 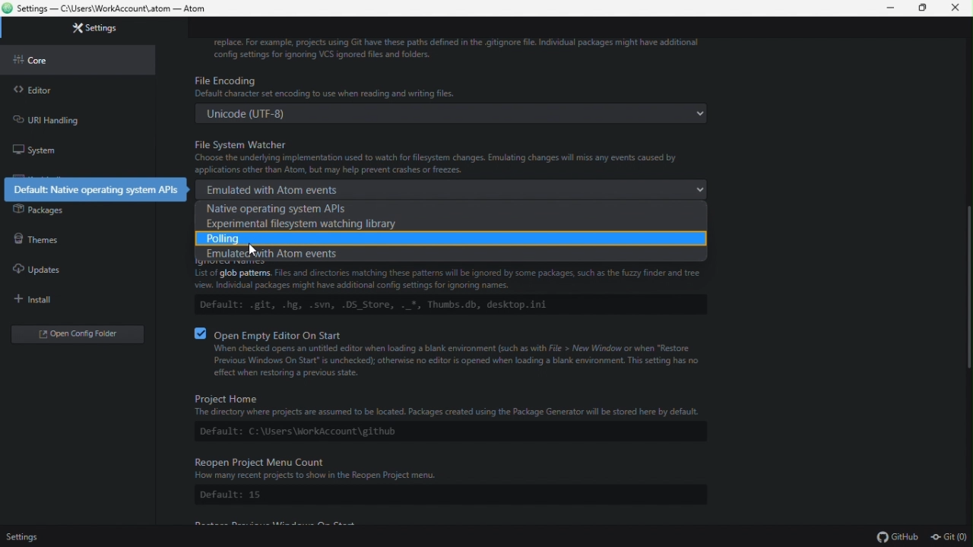 I want to click on Unicode (UTF-8), so click(x=455, y=114).